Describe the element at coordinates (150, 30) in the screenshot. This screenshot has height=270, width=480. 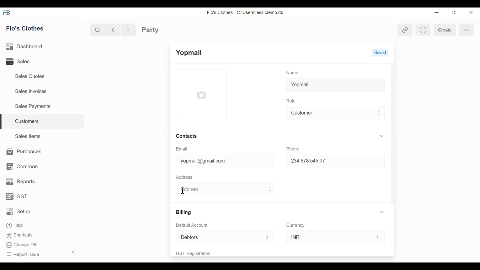
I see `Party` at that location.